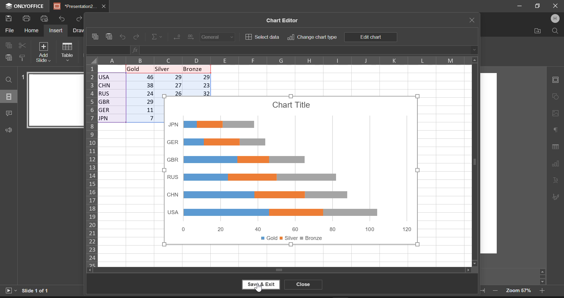 This screenshot has height=298, width=564. Describe the element at coordinates (555, 181) in the screenshot. I see `Text Art Settings` at that location.